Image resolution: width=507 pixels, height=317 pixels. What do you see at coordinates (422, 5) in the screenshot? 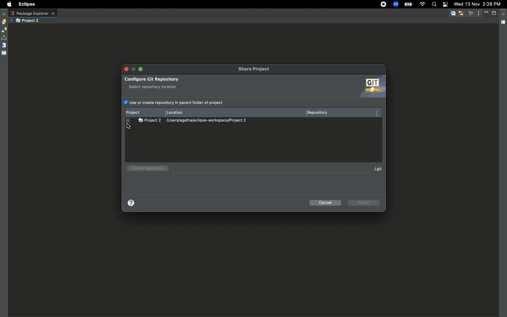
I see `Internet` at bounding box center [422, 5].